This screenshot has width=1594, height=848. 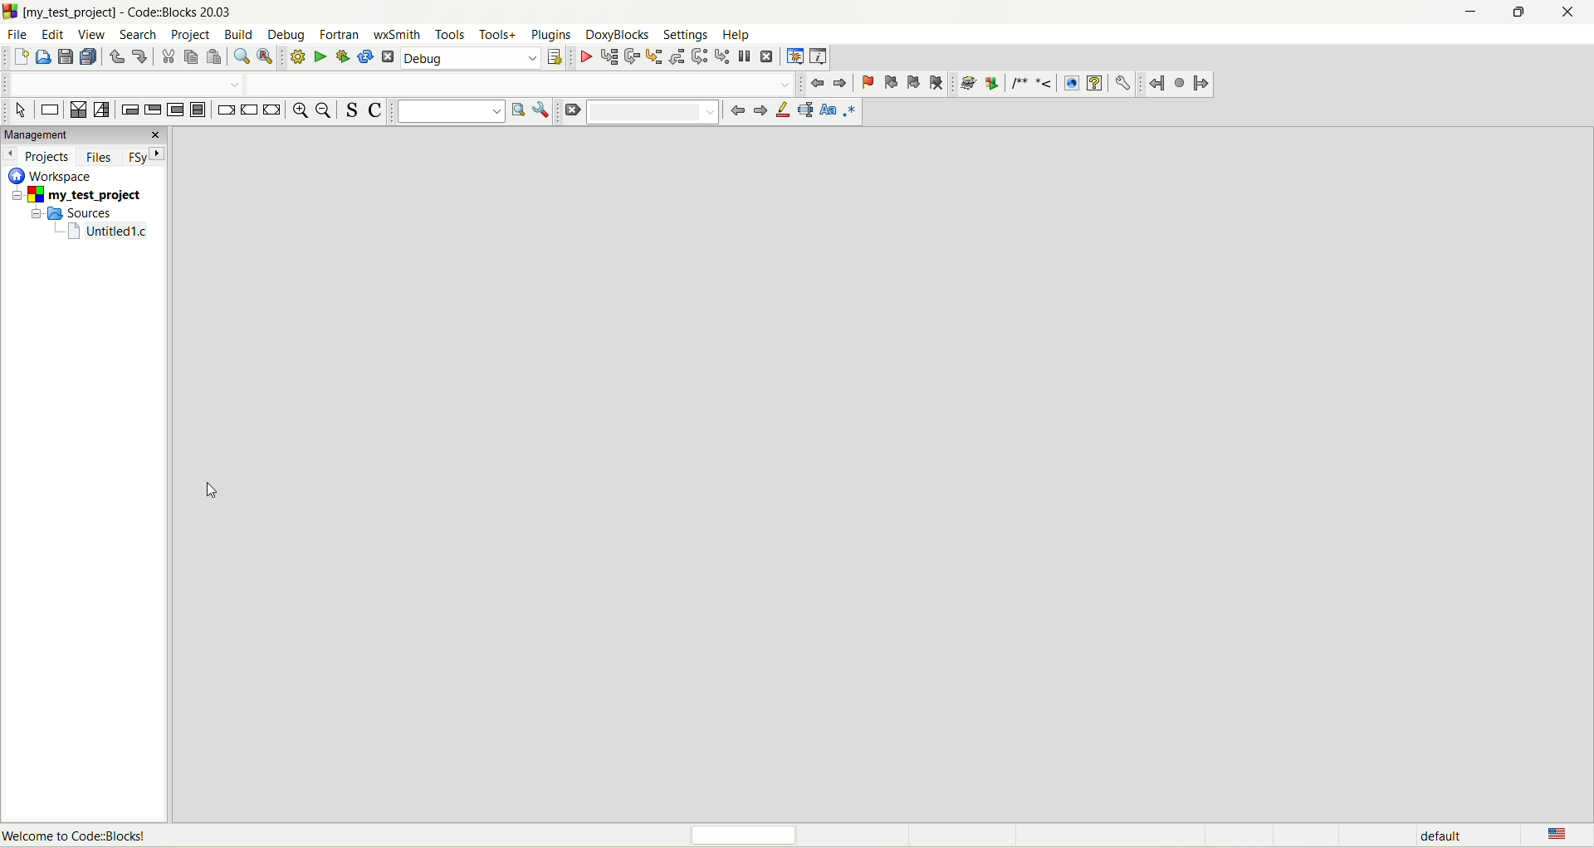 What do you see at coordinates (652, 111) in the screenshot?
I see `blank space` at bounding box center [652, 111].